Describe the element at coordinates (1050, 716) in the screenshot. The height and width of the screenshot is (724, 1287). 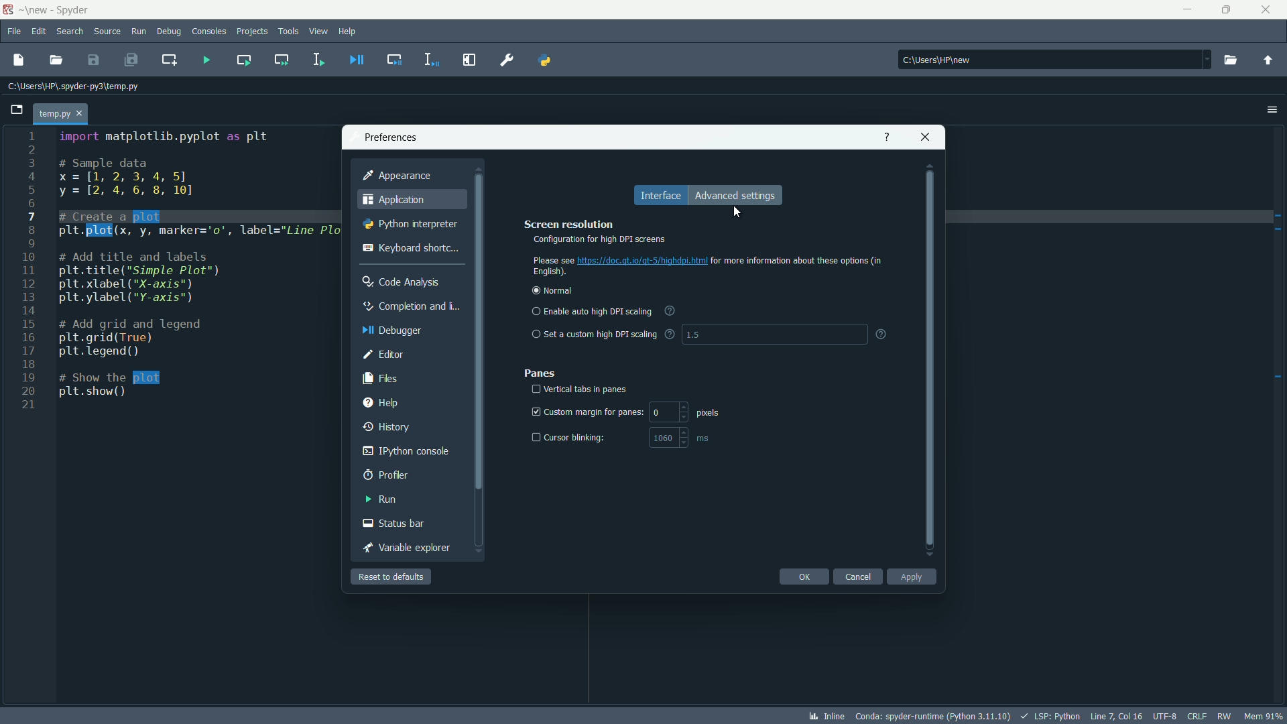
I see `LSP:Python` at that location.